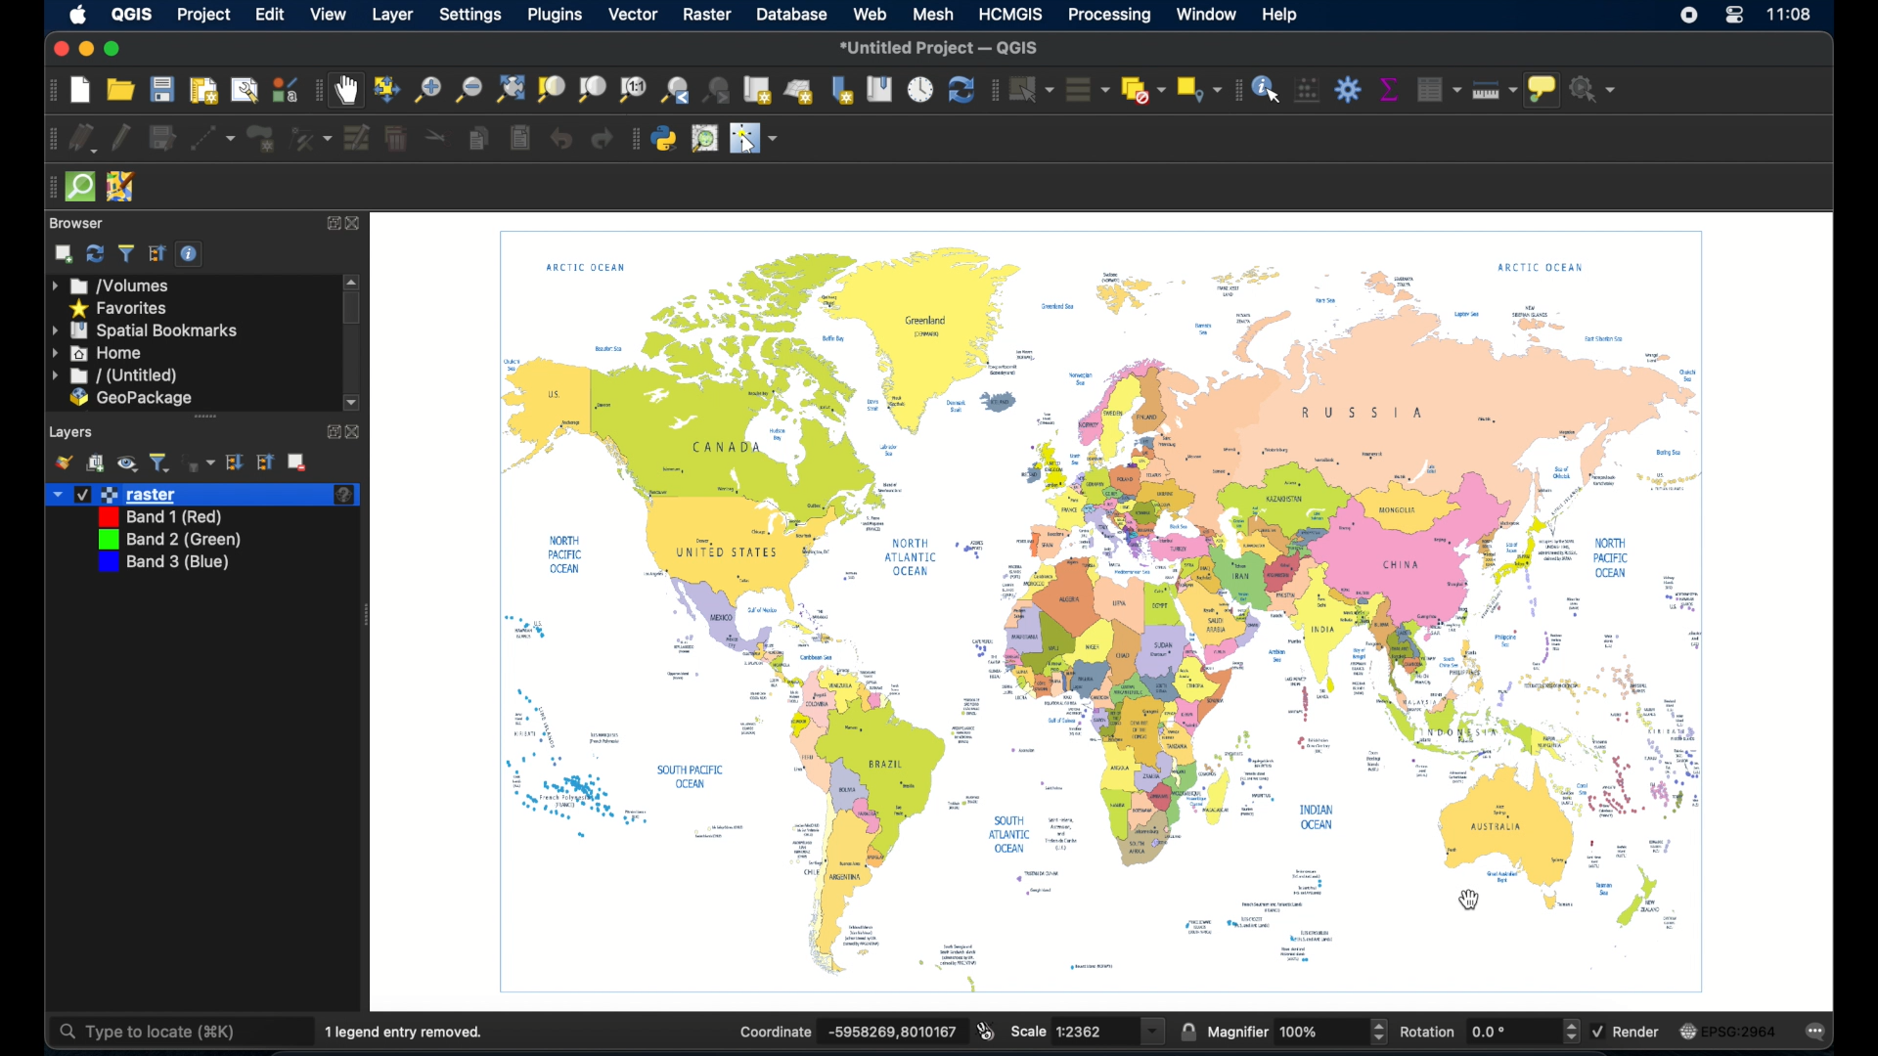  What do you see at coordinates (319, 90) in the screenshot?
I see `map navigation toolbar` at bounding box center [319, 90].